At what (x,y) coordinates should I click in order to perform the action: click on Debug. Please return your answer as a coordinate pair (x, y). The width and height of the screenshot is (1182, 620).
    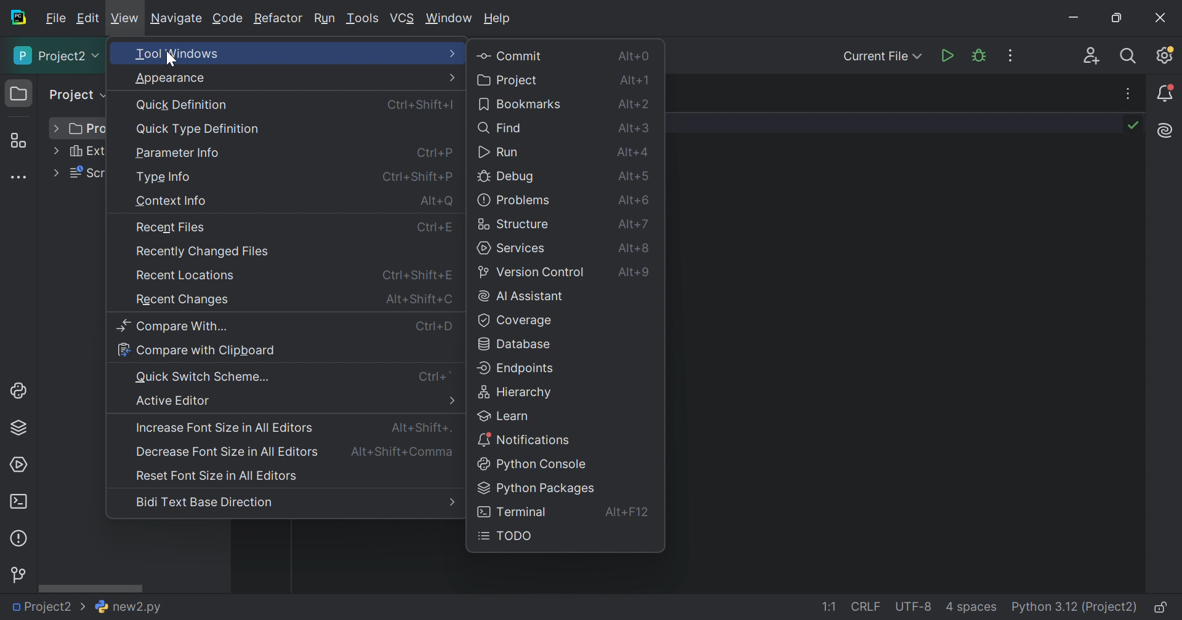
    Looking at the image, I should click on (506, 177).